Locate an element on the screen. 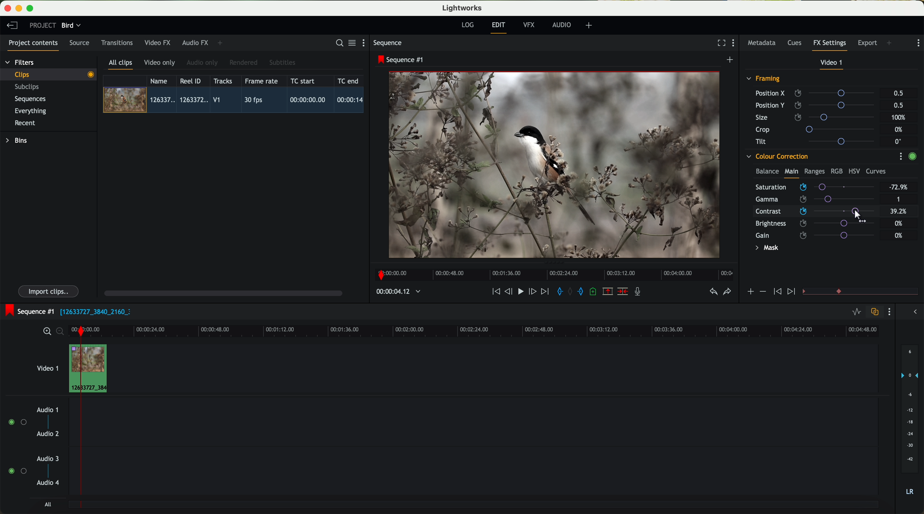 The width and height of the screenshot is (924, 514). add panel is located at coordinates (222, 43).